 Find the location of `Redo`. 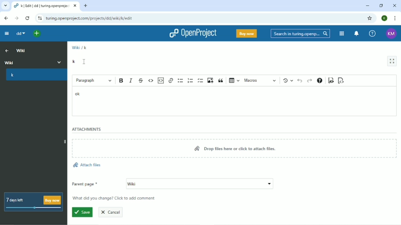

Redo is located at coordinates (309, 81).